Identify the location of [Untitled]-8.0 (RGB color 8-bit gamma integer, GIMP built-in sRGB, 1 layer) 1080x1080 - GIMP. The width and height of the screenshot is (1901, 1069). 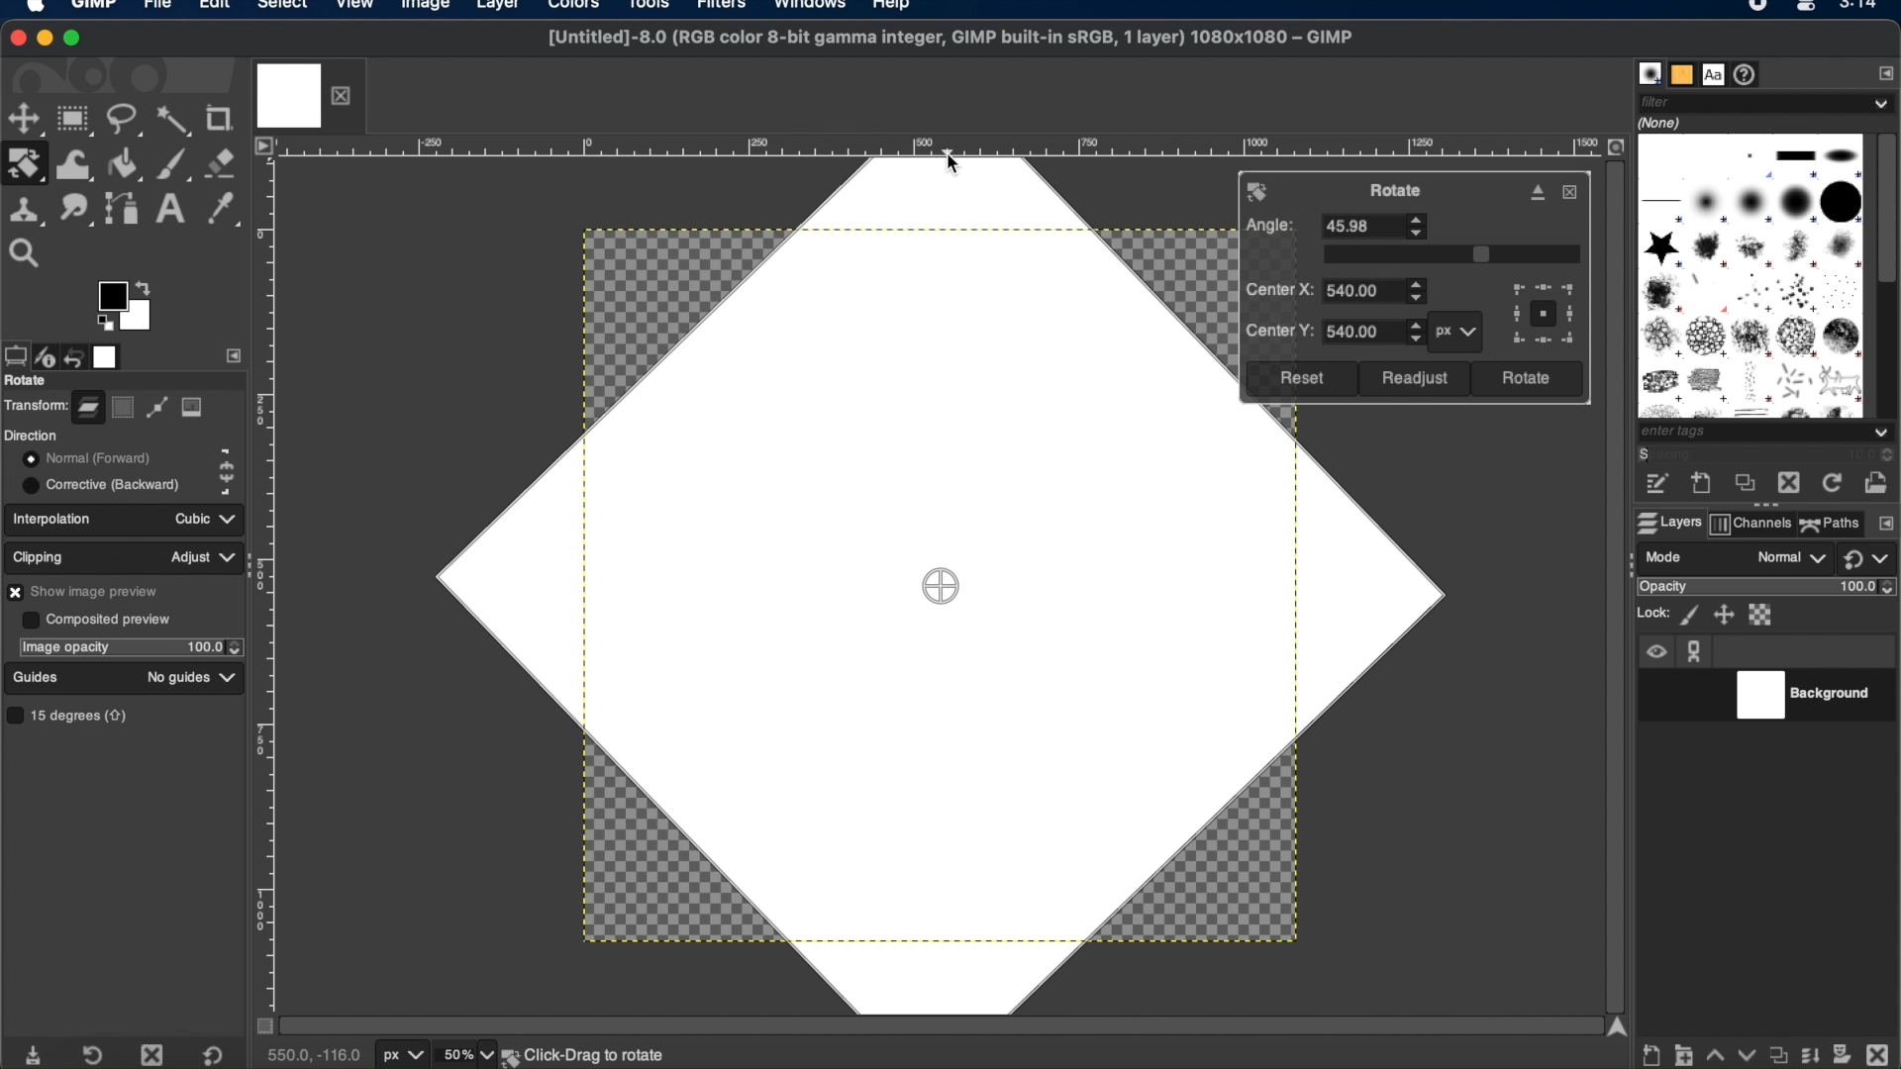
(947, 44).